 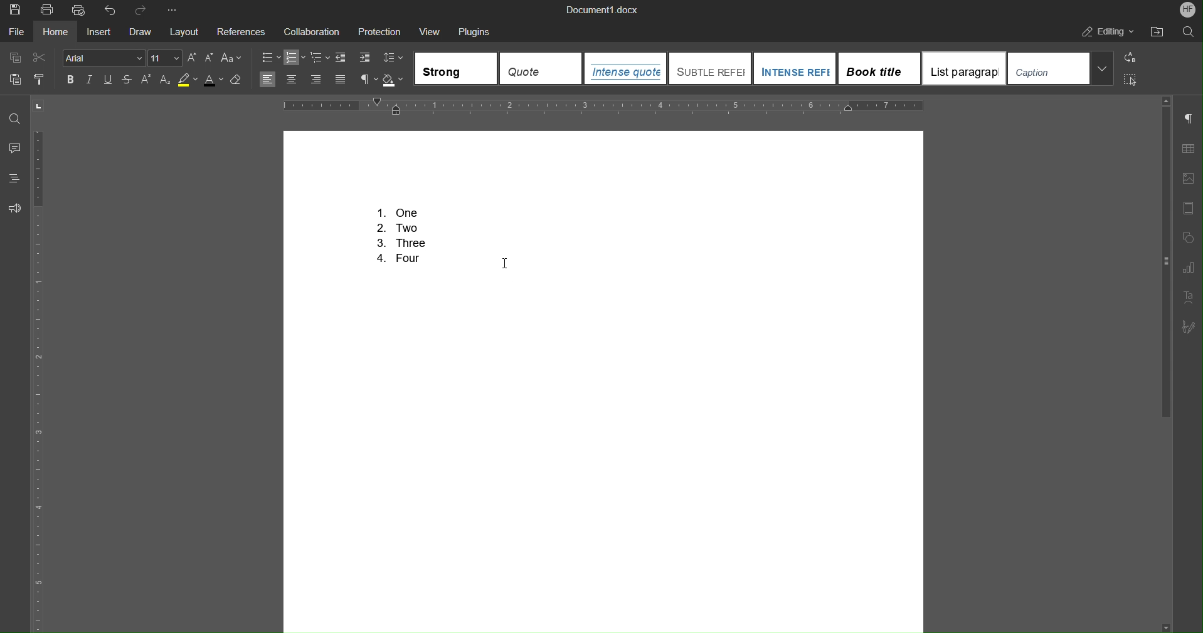 I want to click on Intense Reference, so click(x=794, y=67).